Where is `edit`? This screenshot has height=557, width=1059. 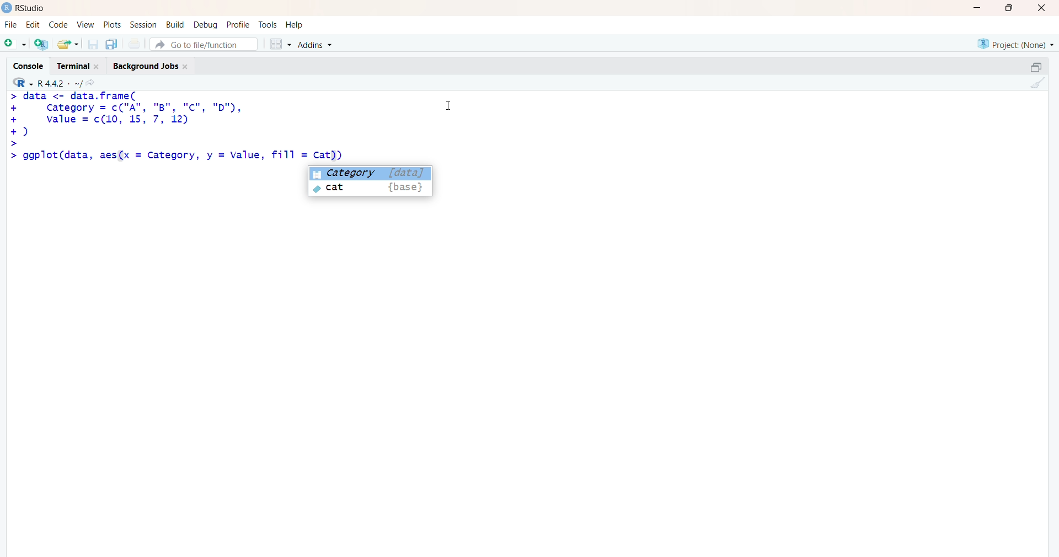 edit is located at coordinates (33, 25).